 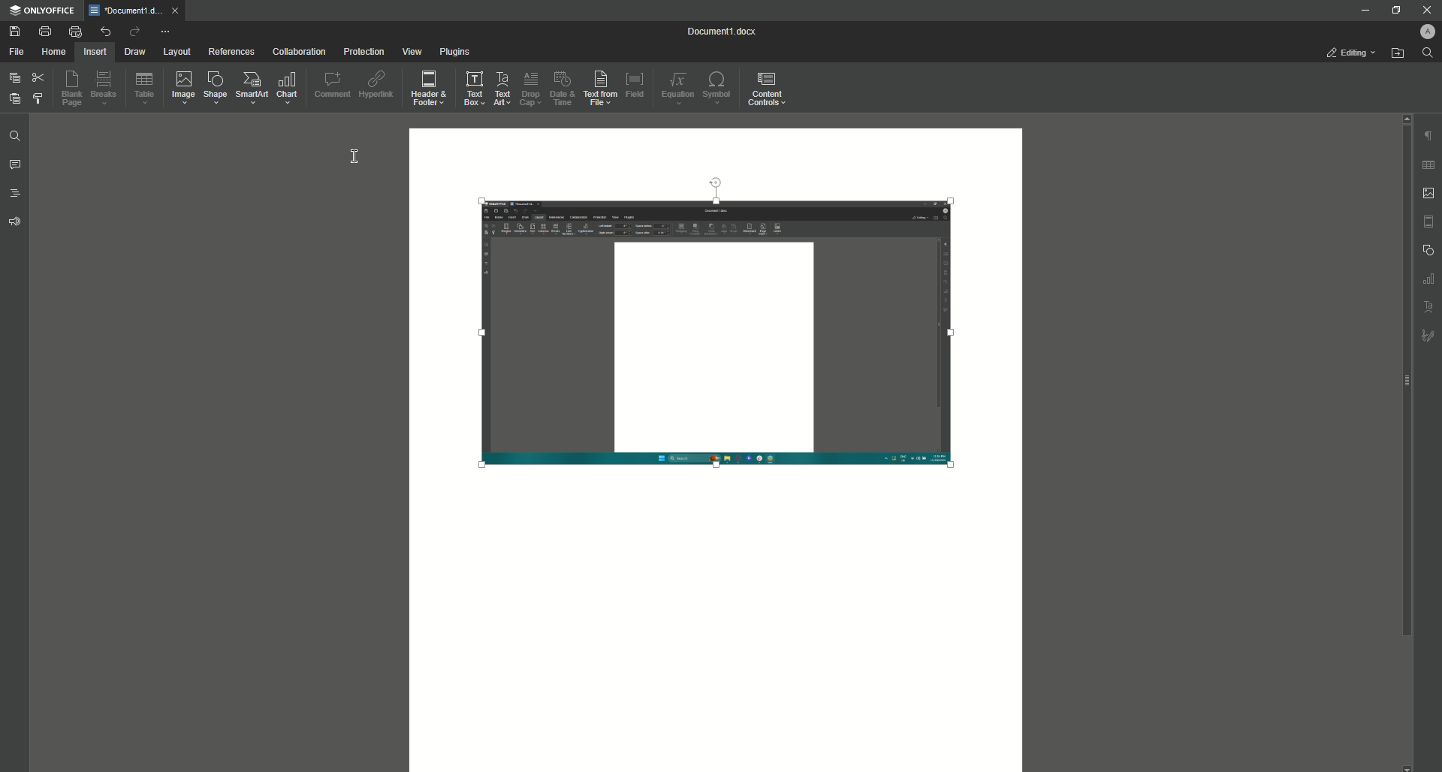 I want to click on Symbol, so click(x=719, y=87).